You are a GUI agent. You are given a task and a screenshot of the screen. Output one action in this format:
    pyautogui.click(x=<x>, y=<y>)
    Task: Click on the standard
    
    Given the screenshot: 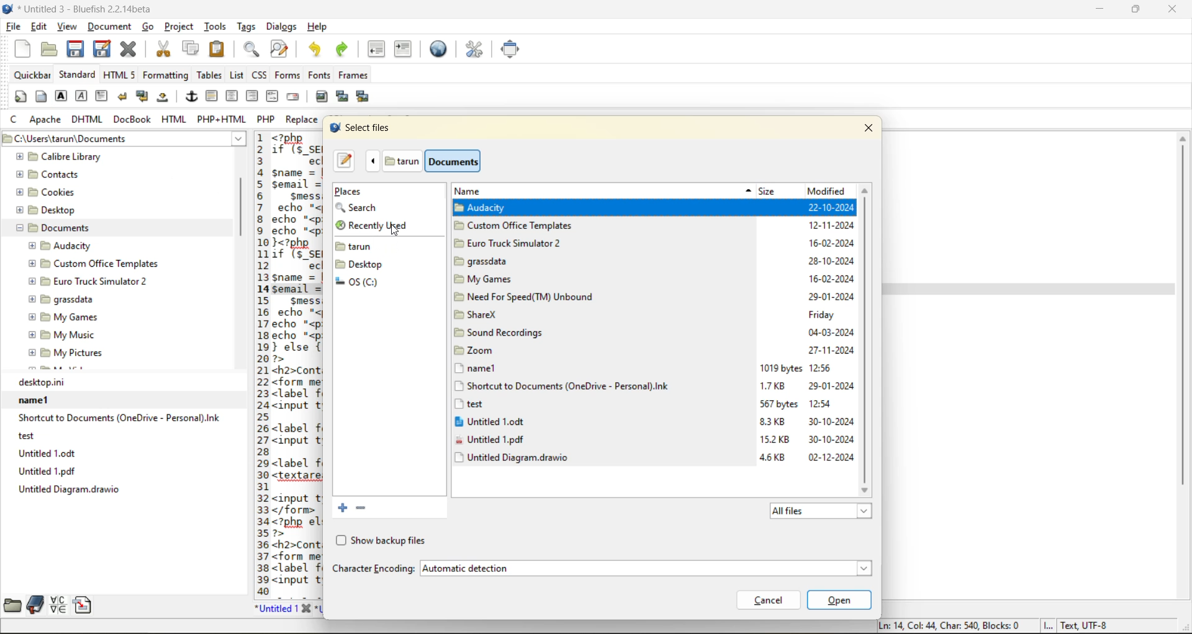 What is the action you would take?
    pyautogui.click(x=78, y=75)
    